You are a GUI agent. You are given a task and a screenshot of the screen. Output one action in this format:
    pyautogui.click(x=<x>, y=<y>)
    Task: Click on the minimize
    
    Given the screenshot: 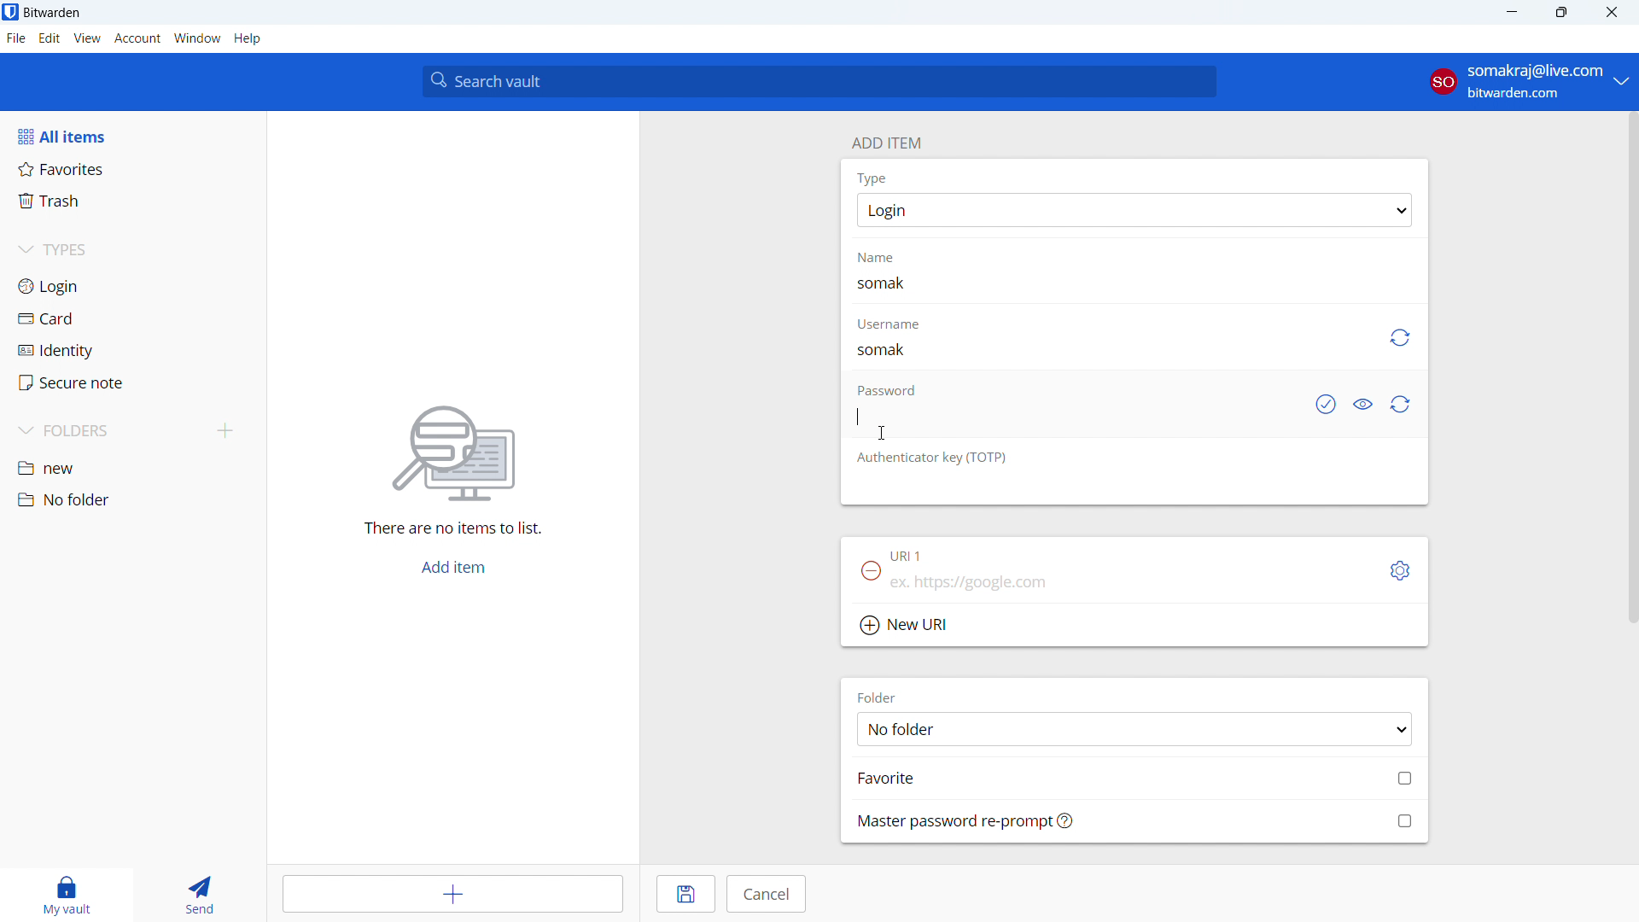 What is the action you would take?
    pyautogui.click(x=1510, y=13)
    